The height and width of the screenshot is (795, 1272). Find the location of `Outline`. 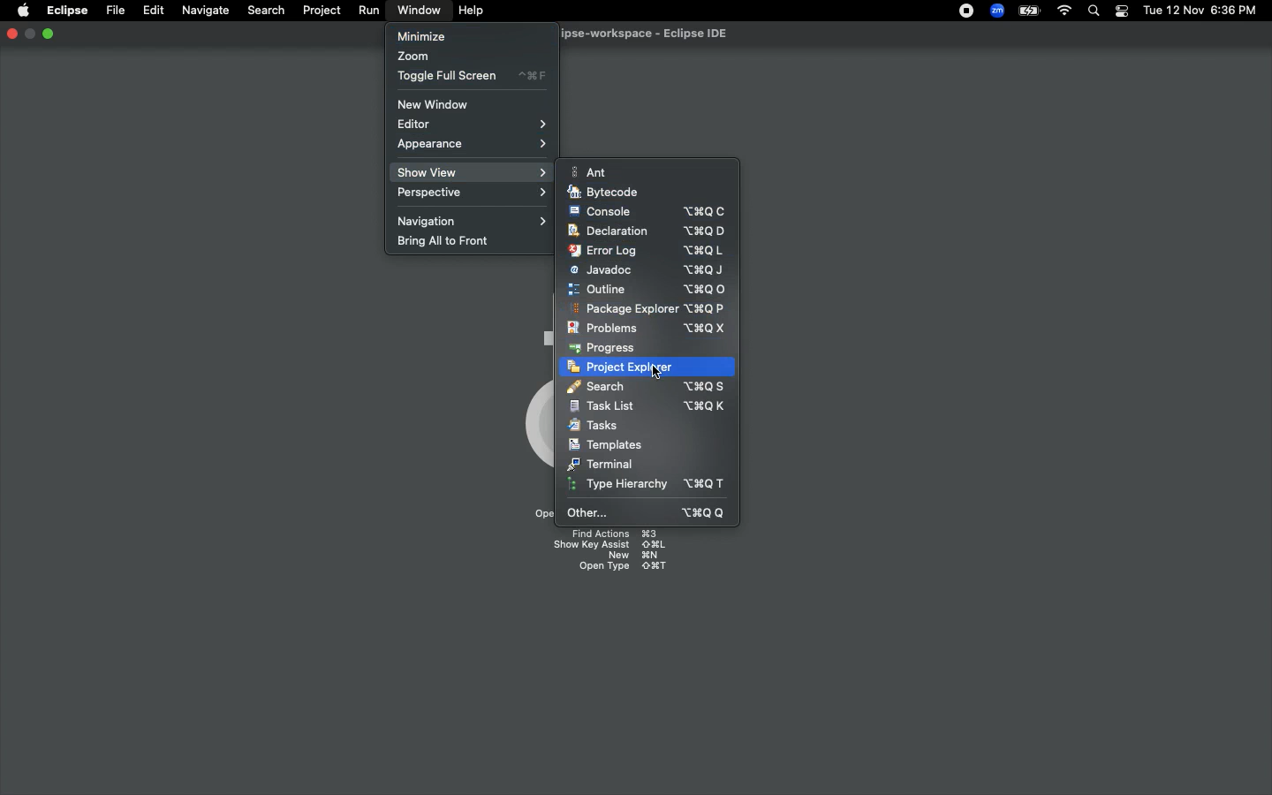

Outline is located at coordinates (647, 289).